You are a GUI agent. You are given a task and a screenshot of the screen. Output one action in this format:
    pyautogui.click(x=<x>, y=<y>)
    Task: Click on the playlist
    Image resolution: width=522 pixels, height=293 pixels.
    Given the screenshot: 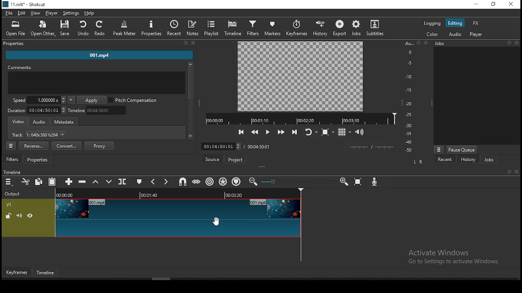 What is the action you would take?
    pyautogui.click(x=212, y=28)
    